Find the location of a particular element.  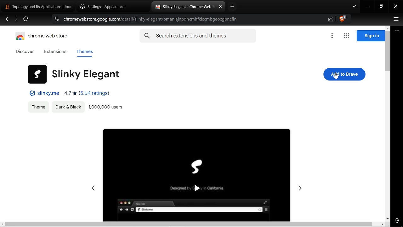

Theme name is located at coordinates (74, 73).